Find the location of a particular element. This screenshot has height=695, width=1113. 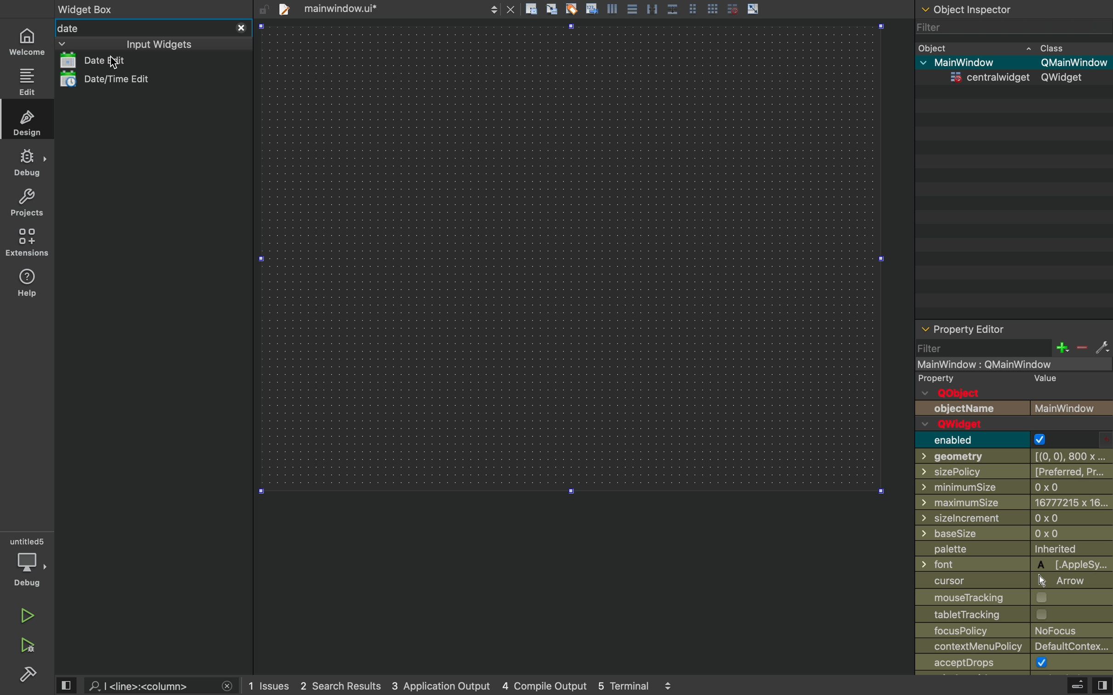

view is located at coordinates (1102, 684).